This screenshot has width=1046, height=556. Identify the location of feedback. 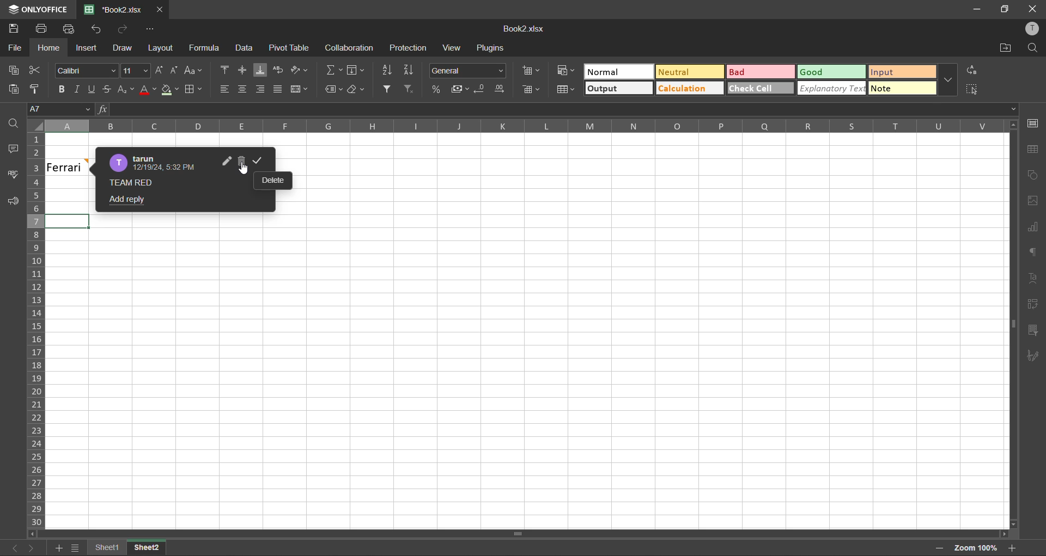
(17, 202).